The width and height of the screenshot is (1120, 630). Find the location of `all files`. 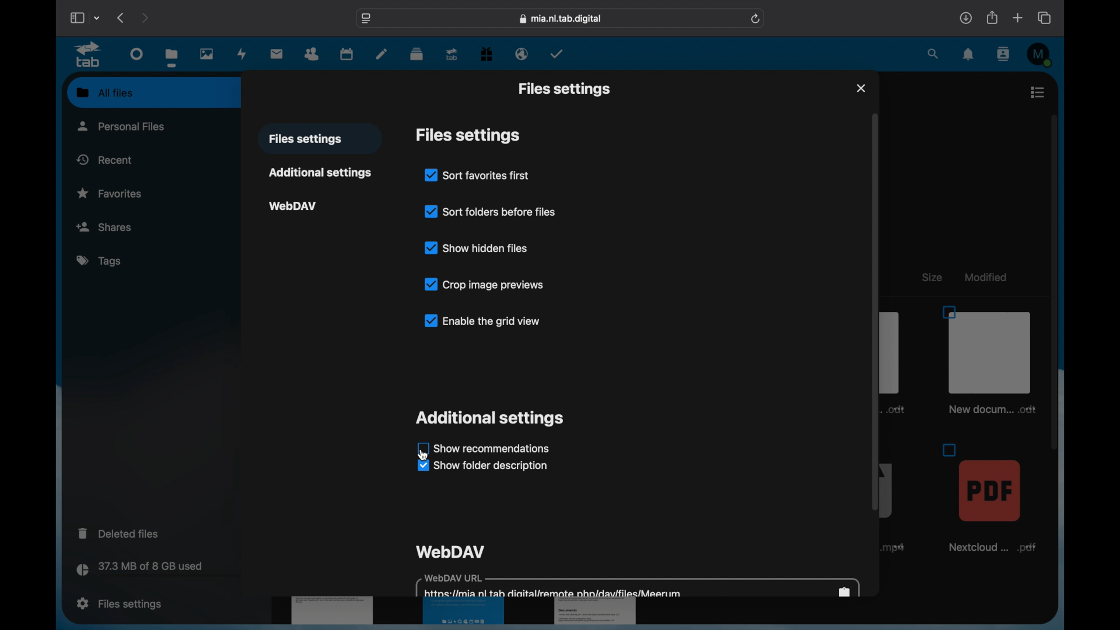

all files is located at coordinates (105, 92).